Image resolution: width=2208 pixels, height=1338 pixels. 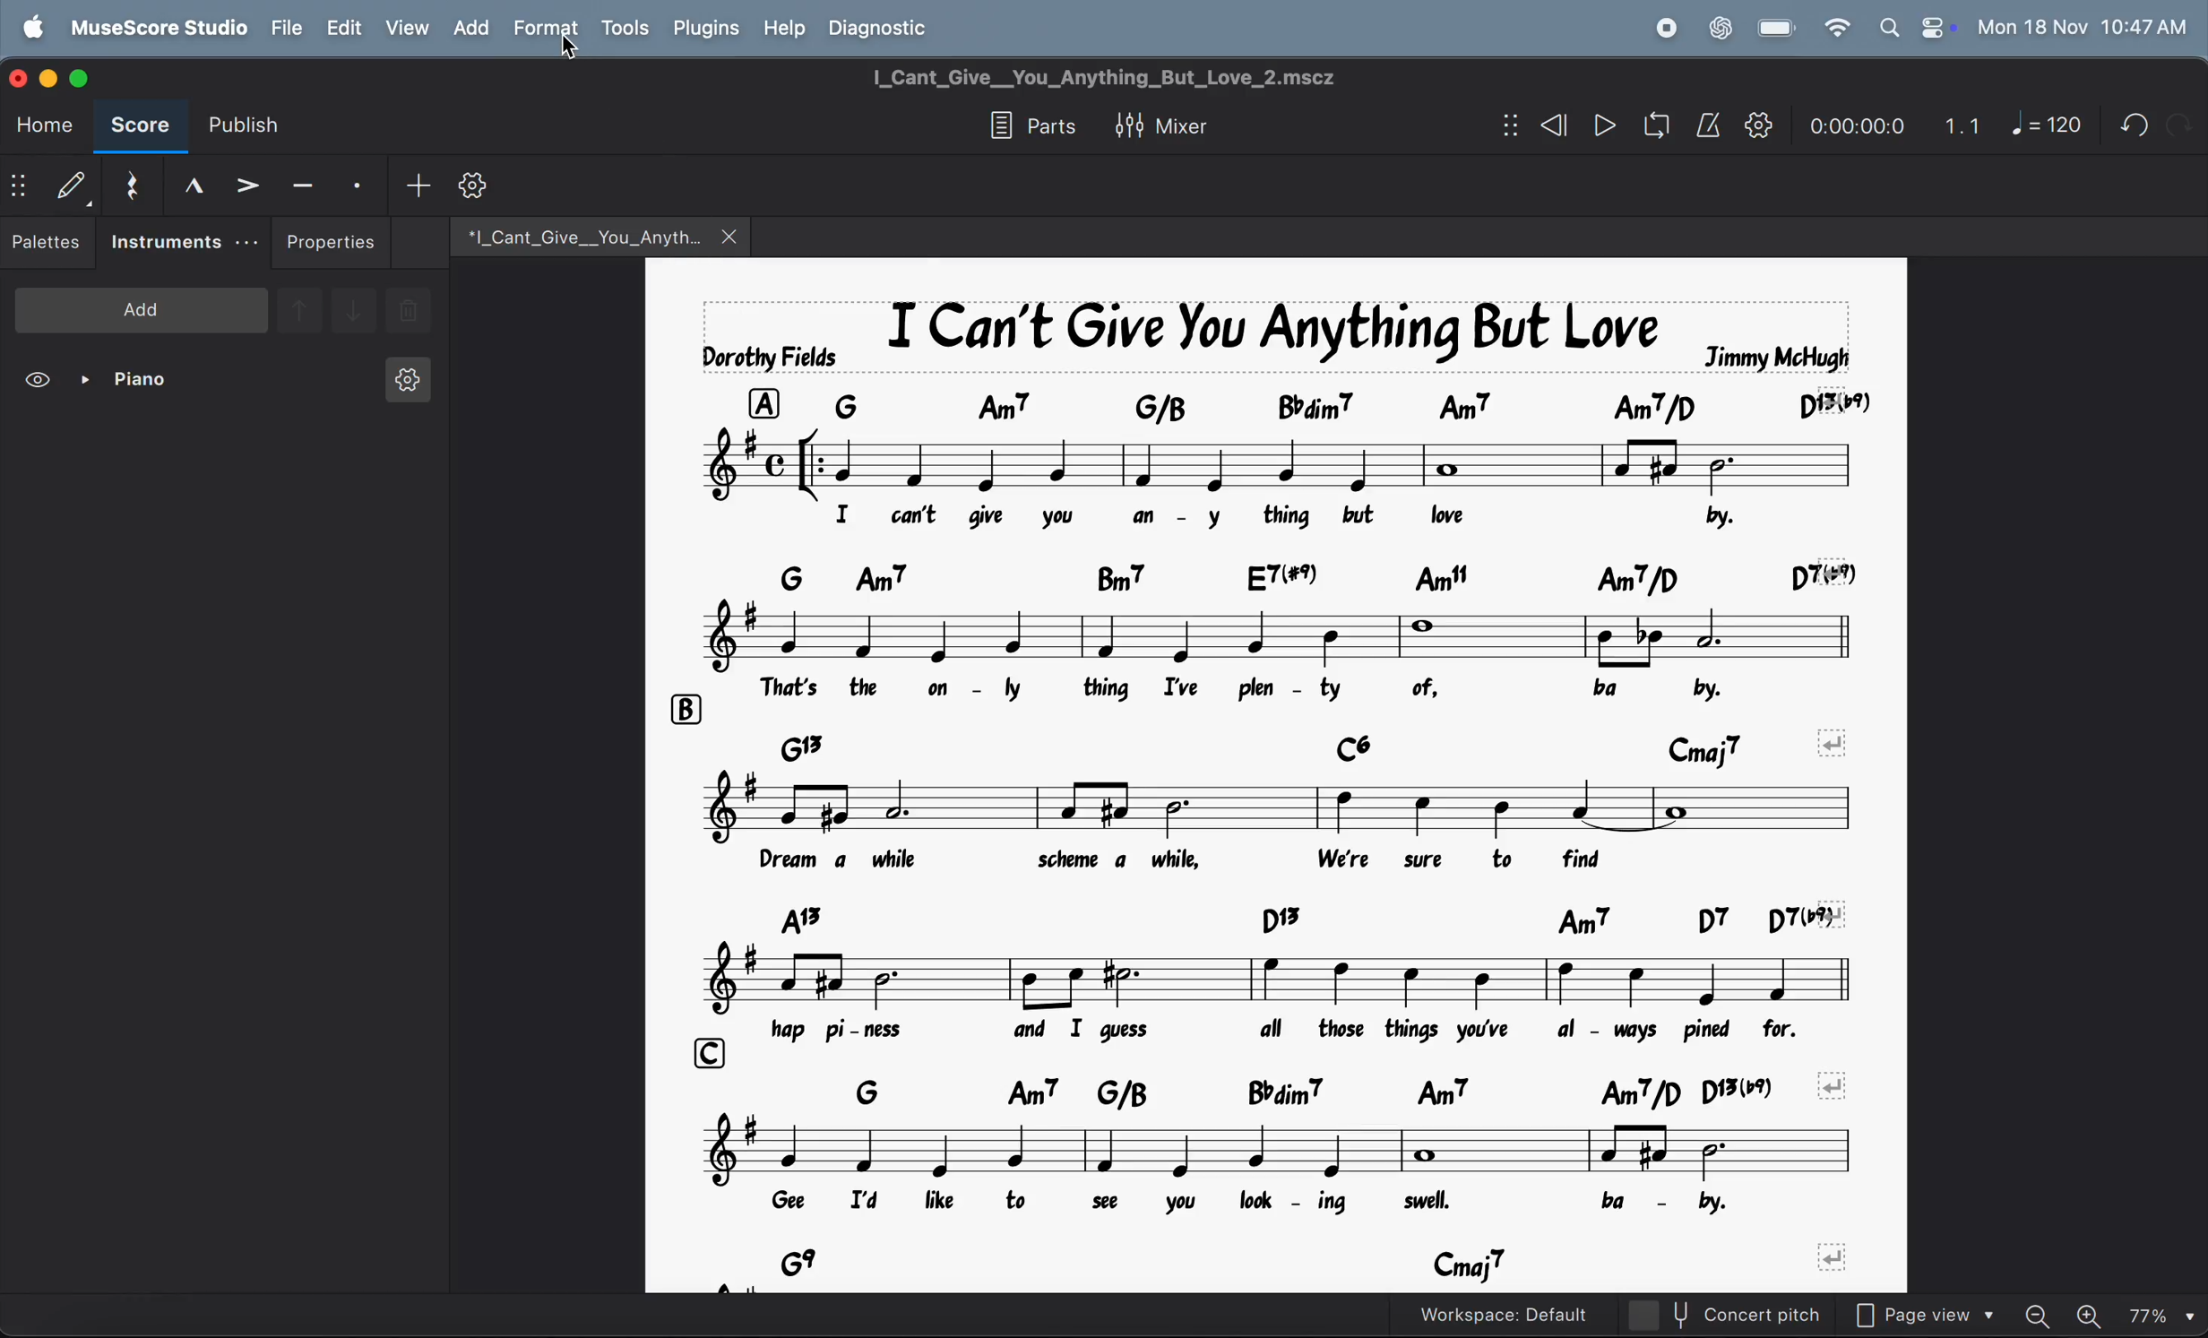 What do you see at coordinates (1307, 1030) in the screenshot?
I see `lyrics` at bounding box center [1307, 1030].